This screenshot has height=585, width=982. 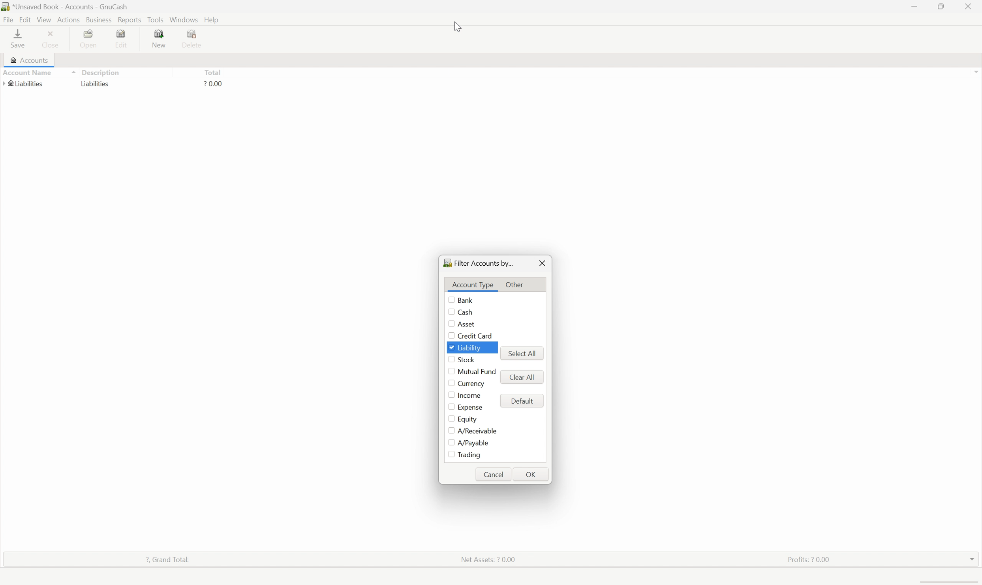 I want to click on Checkbox, so click(x=448, y=430).